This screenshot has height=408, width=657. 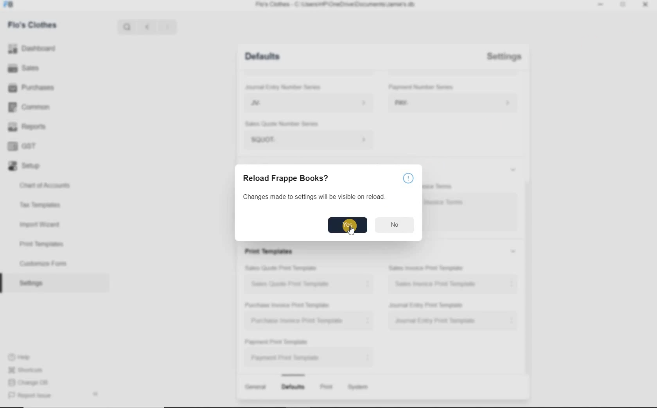 What do you see at coordinates (622, 5) in the screenshot?
I see `Expand` at bounding box center [622, 5].